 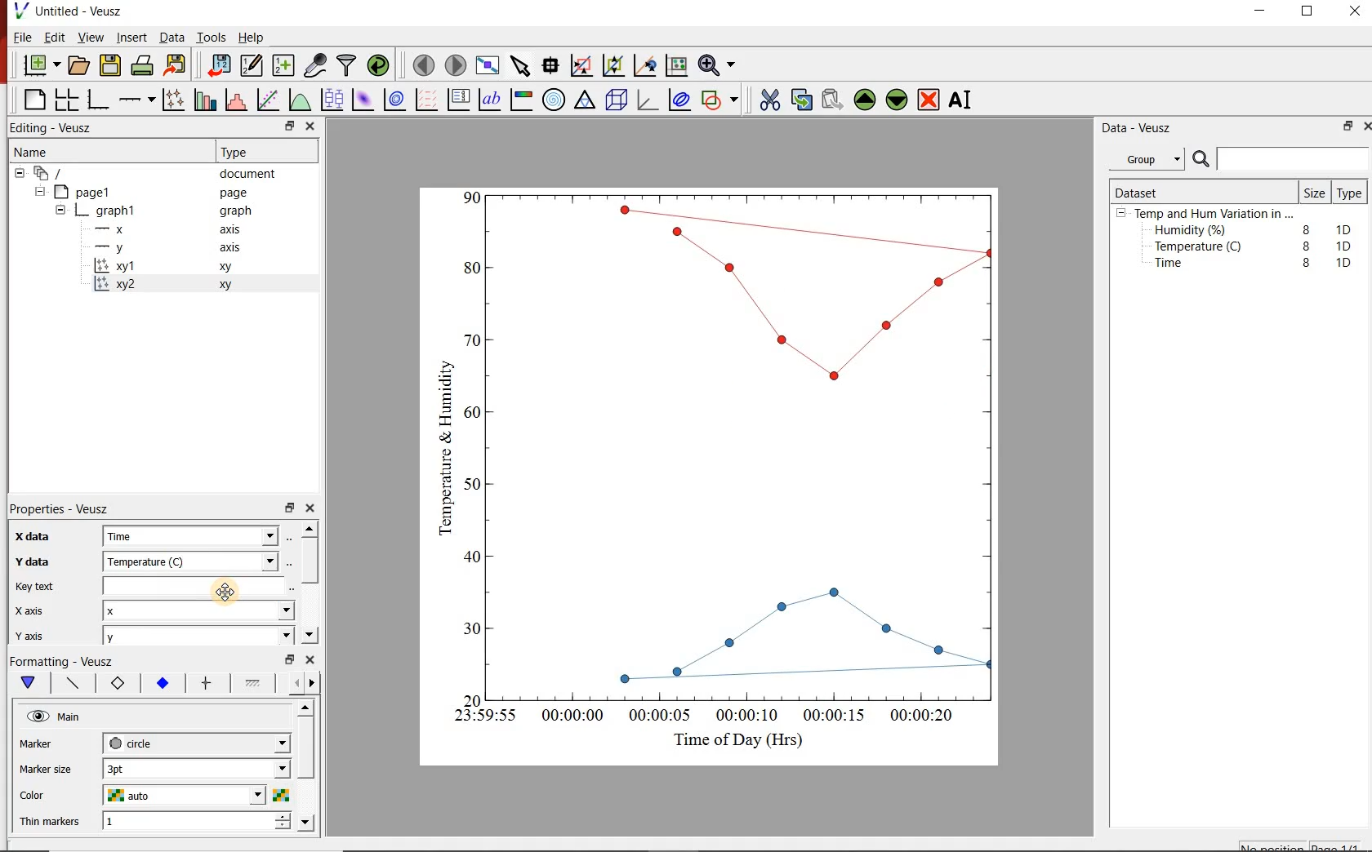 What do you see at coordinates (899, 100) in the screenshot?
I see `Move the selected widget down` at bounding box center [899, 100].